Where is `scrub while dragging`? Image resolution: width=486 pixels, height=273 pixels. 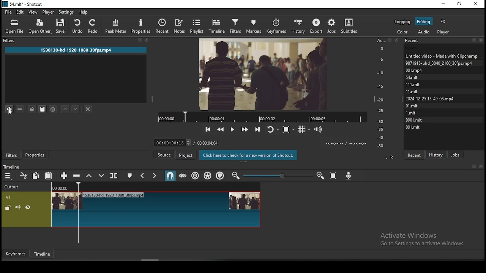
scrub while dragging is located at coordinates (182, 176).